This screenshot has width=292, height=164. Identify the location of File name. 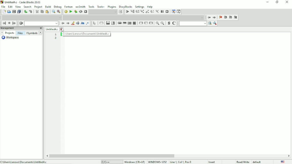
(54, 29).